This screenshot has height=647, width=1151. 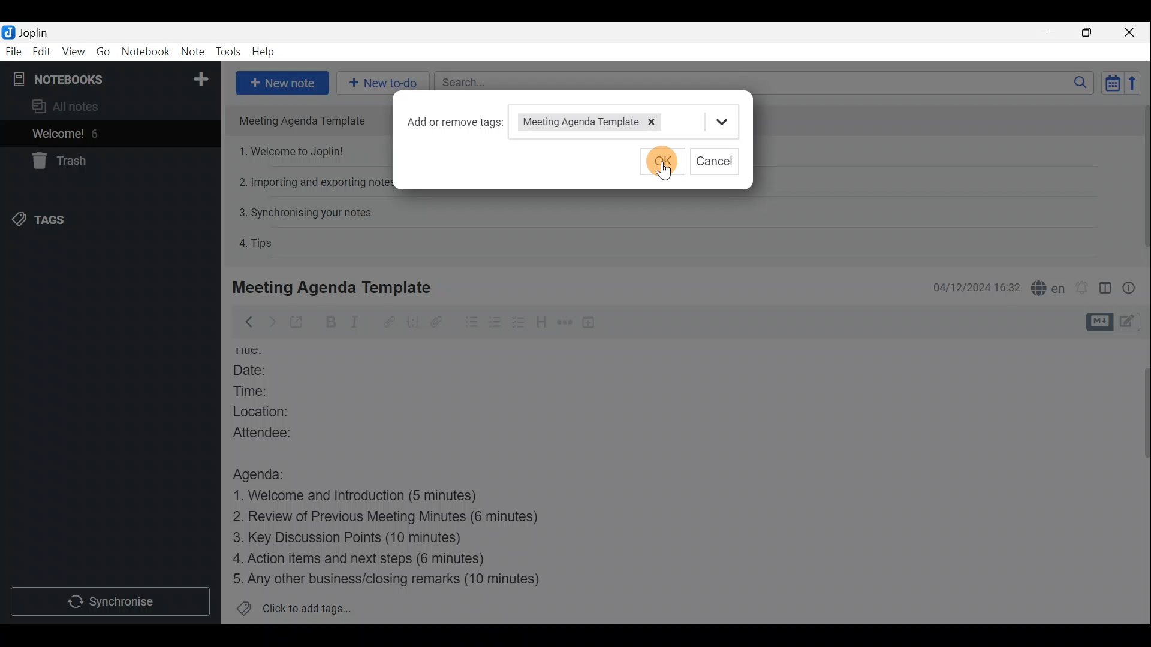 What do you see at coordinates (566, 324) in the screenshot?
I see `Horizontal rule` at bounding box center [566, 324].